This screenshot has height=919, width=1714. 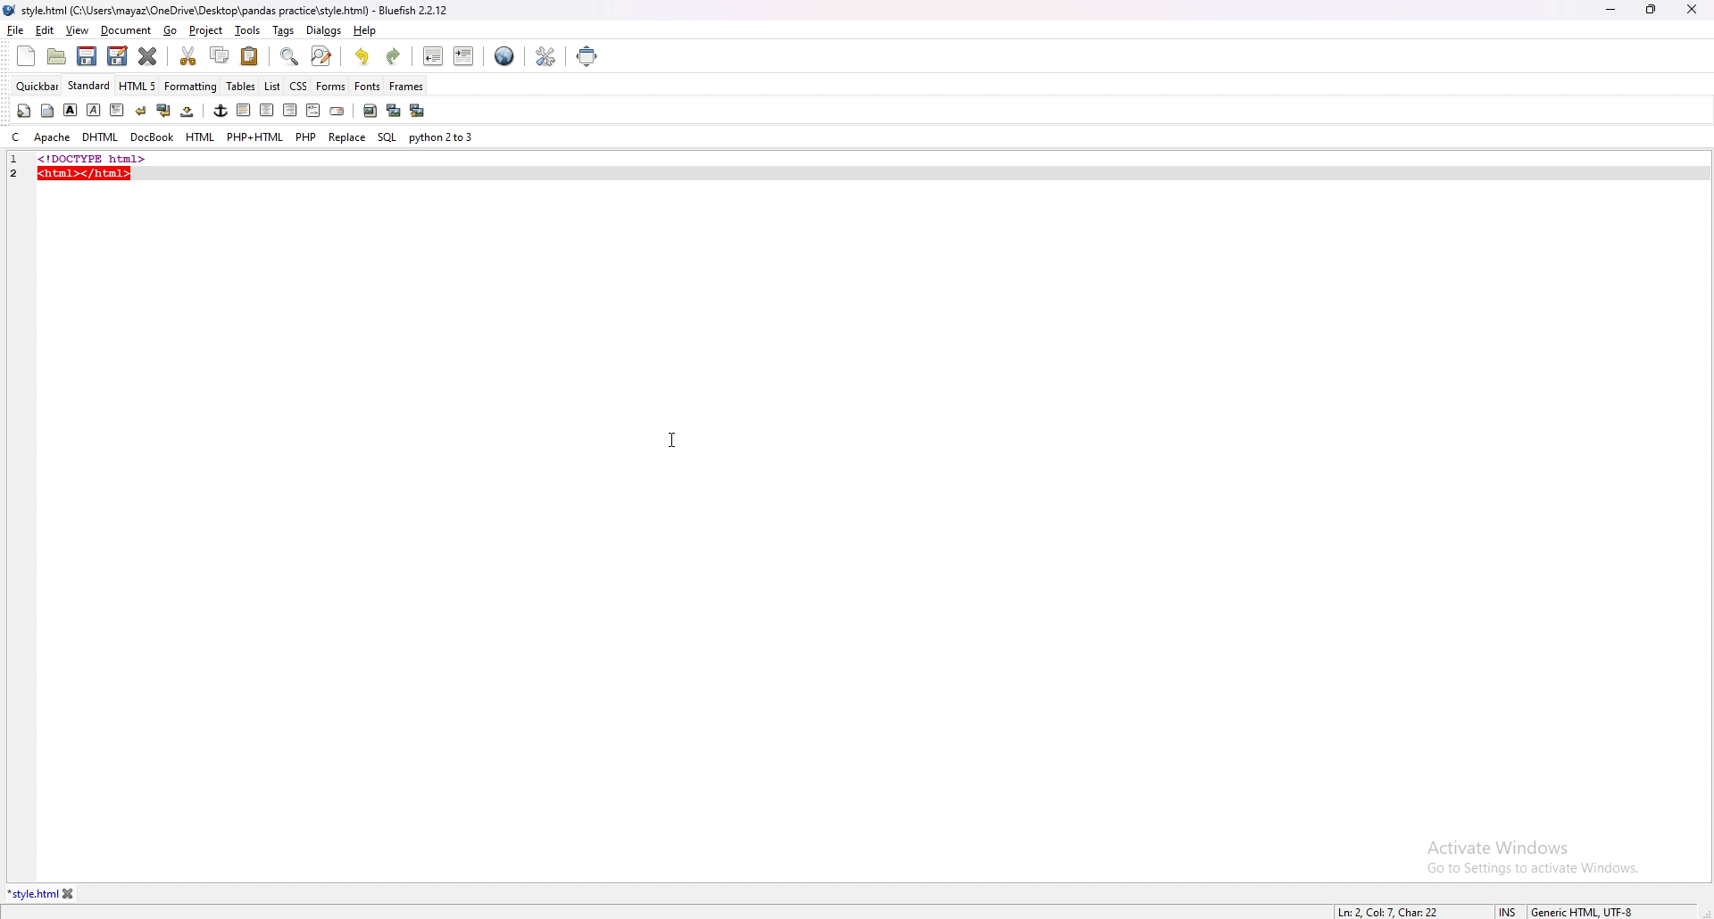 I want to click on formatting, so click(x=192, y=86).